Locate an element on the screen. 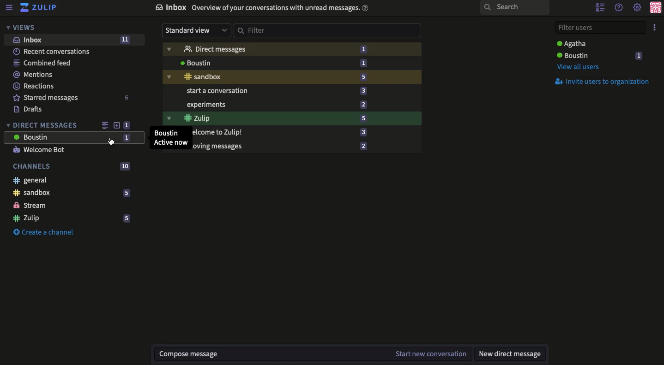 This screenshot has width=664, height=365. Drafts is located at coordinates (27, 110).